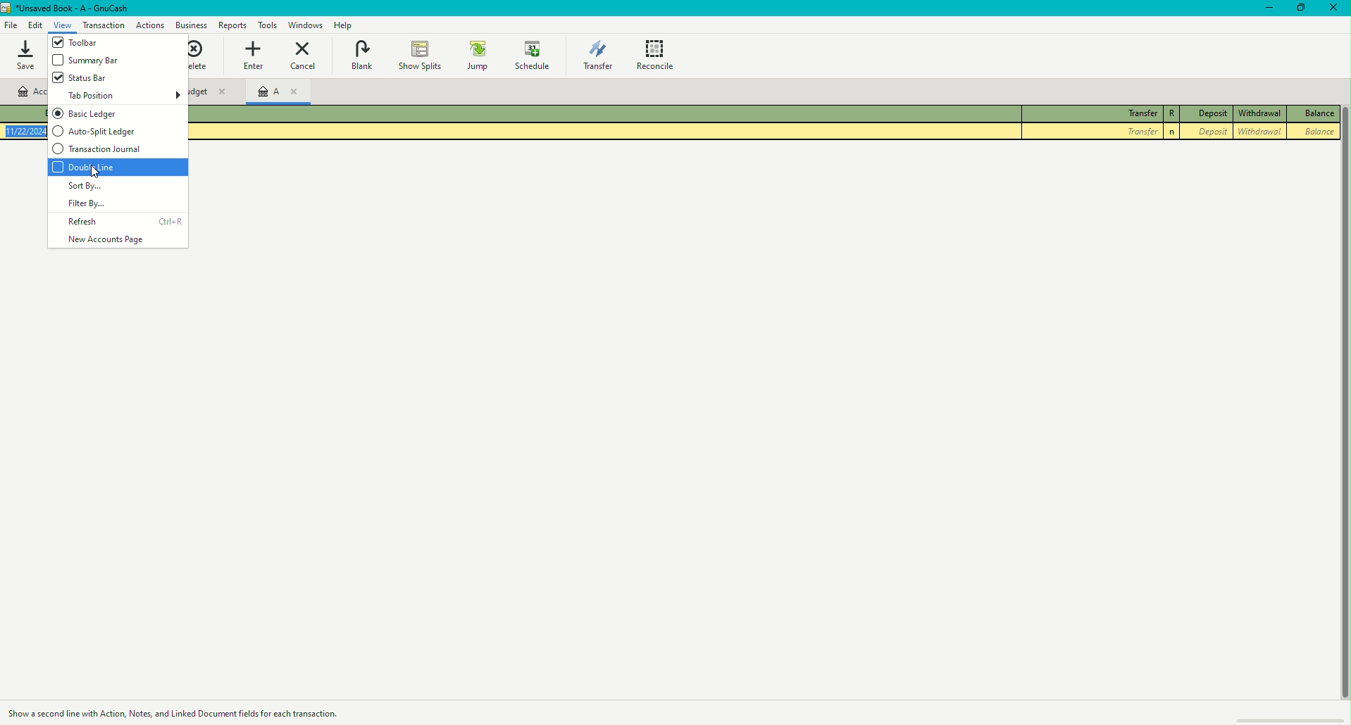  I want to click on Business, so click(149, 25).